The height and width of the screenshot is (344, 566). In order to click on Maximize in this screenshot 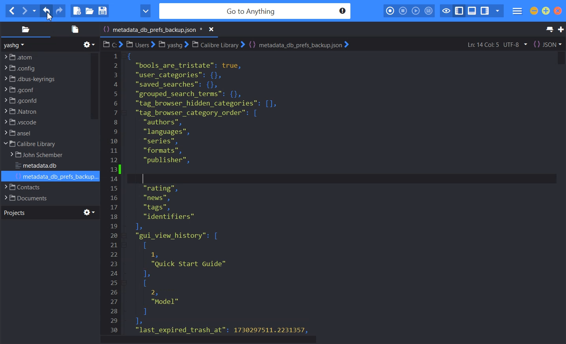, I will do `click(546, 11)`.